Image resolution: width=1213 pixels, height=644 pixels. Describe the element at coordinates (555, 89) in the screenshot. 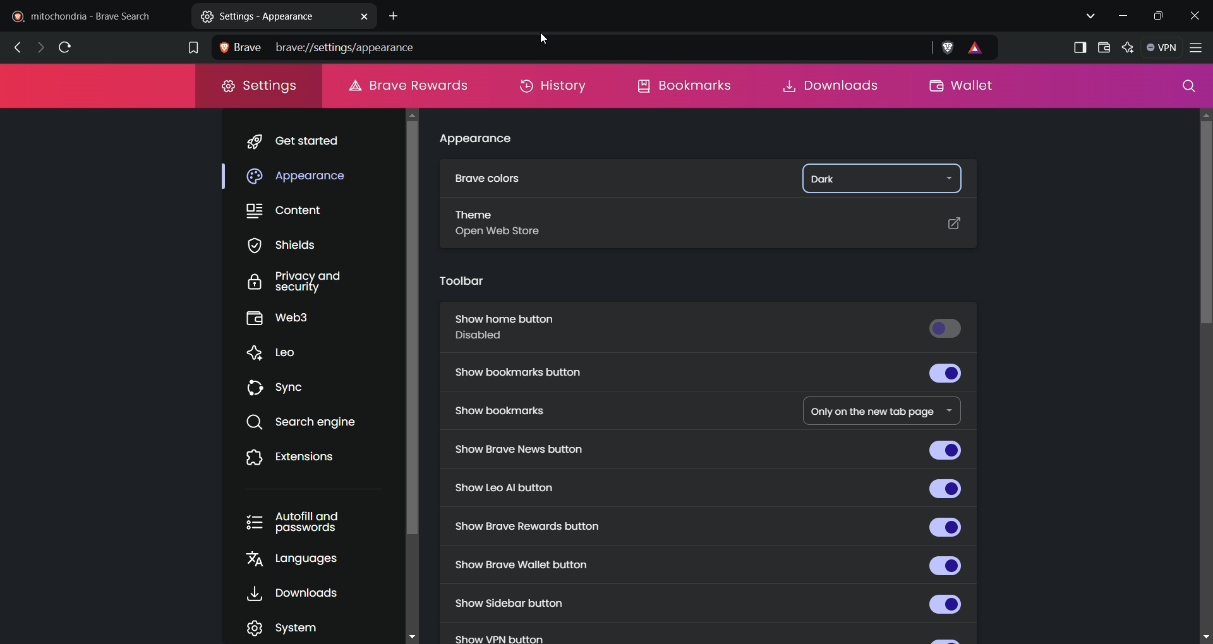

I see `history` at that location.